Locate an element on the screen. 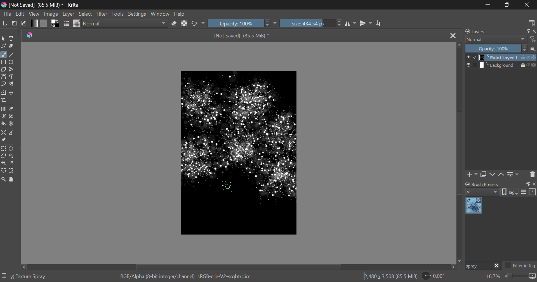  zoom value is located at coordinates (493, 277).